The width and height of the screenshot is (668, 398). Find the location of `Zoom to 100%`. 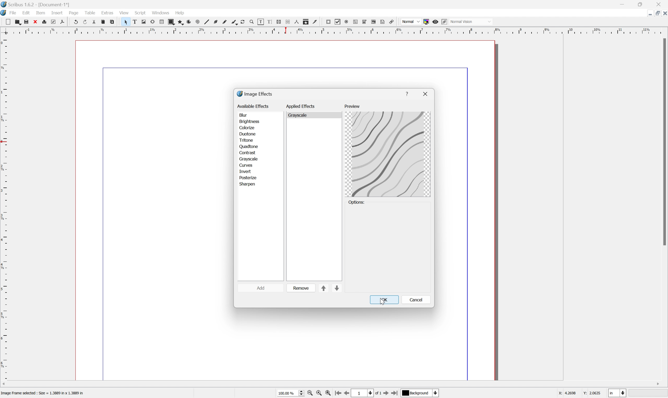

Zoom to 100% is located at coordinates (319, 393).